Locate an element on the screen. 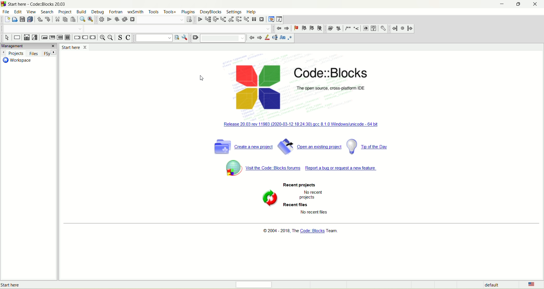  undo is located at coordinates (40, 19).